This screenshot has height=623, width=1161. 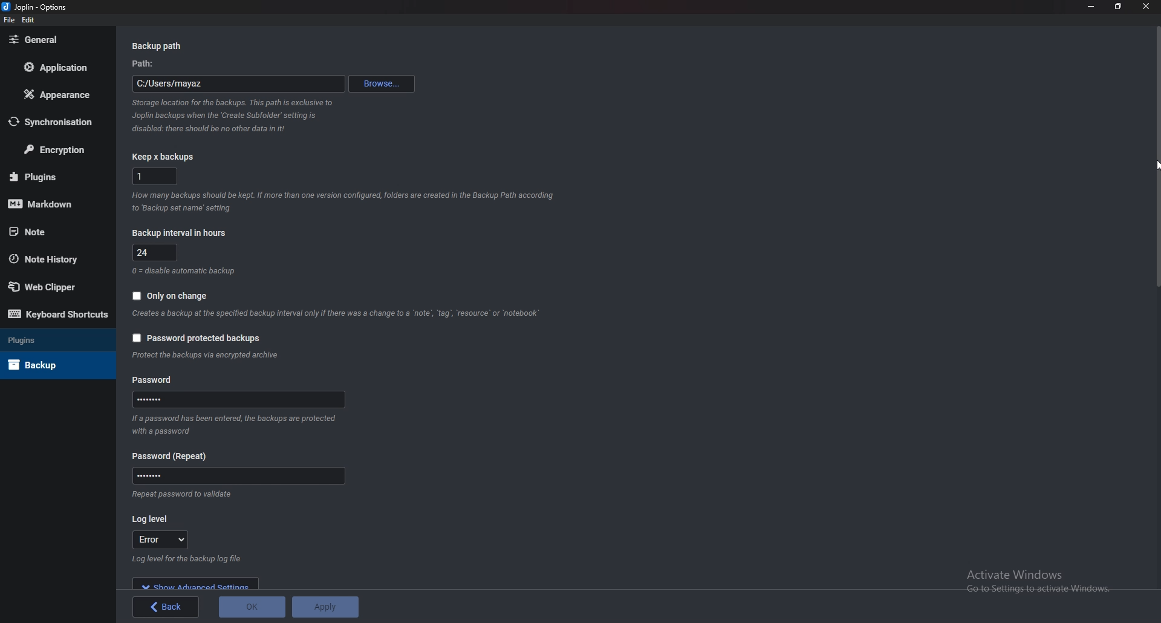 What do you see at coordinates (162, 46) in the screenshot?
I see `backup path` at bounding box center [162, 46].